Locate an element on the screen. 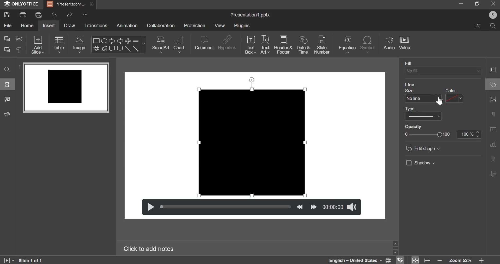 This screenshot has height=264, width=500. paste is located at coordinates (19, 50).